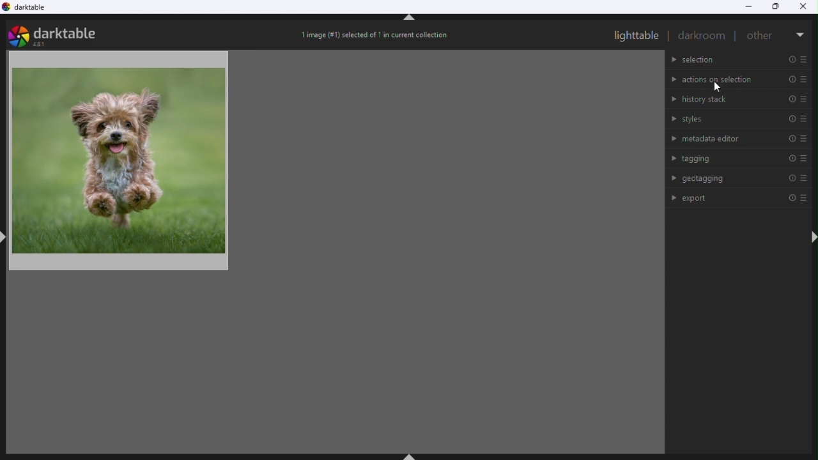 This screenshot has height=460, width=818. Describe the element at coordinates (412, 455) in the screenshot. I see `shift+ctrl+b` at that location.